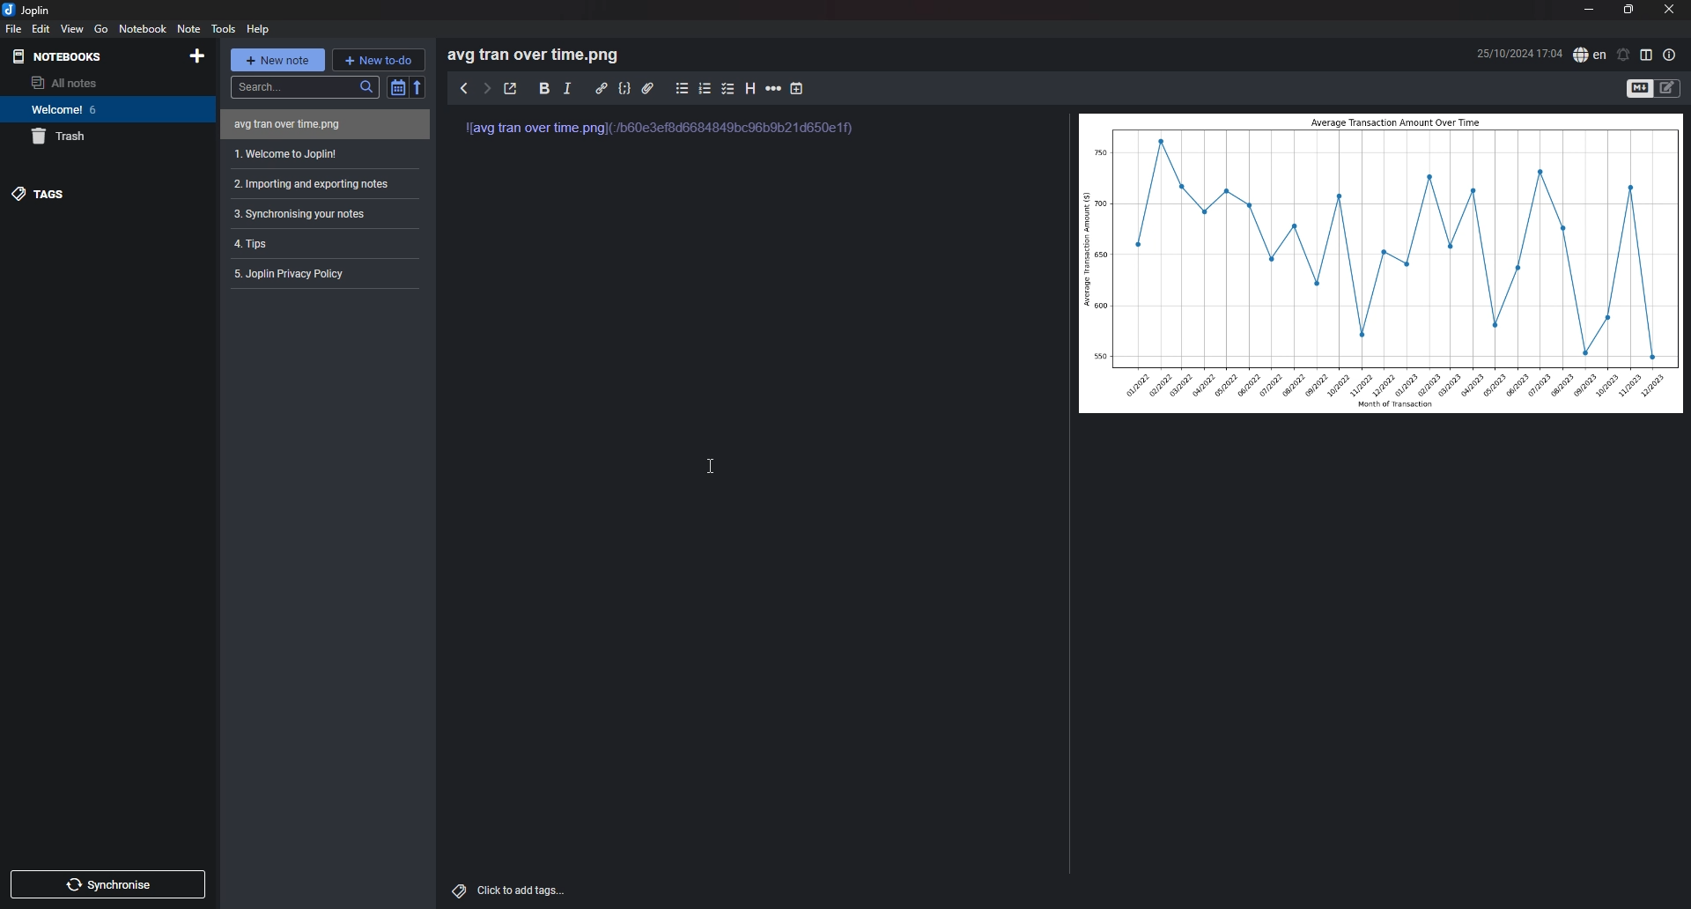  What do you see at coordinates (378, 59) in the screenshot?
I see `new todo` at bounding box center [378, 59].